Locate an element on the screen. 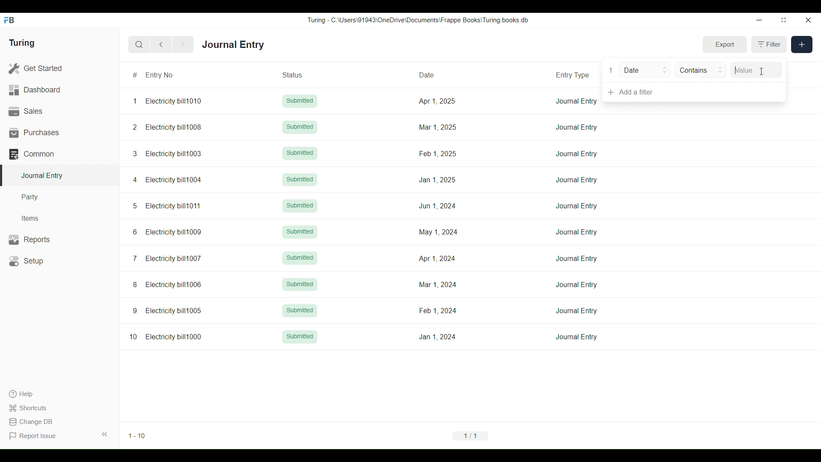  Common is located at coordinates (59, 154).